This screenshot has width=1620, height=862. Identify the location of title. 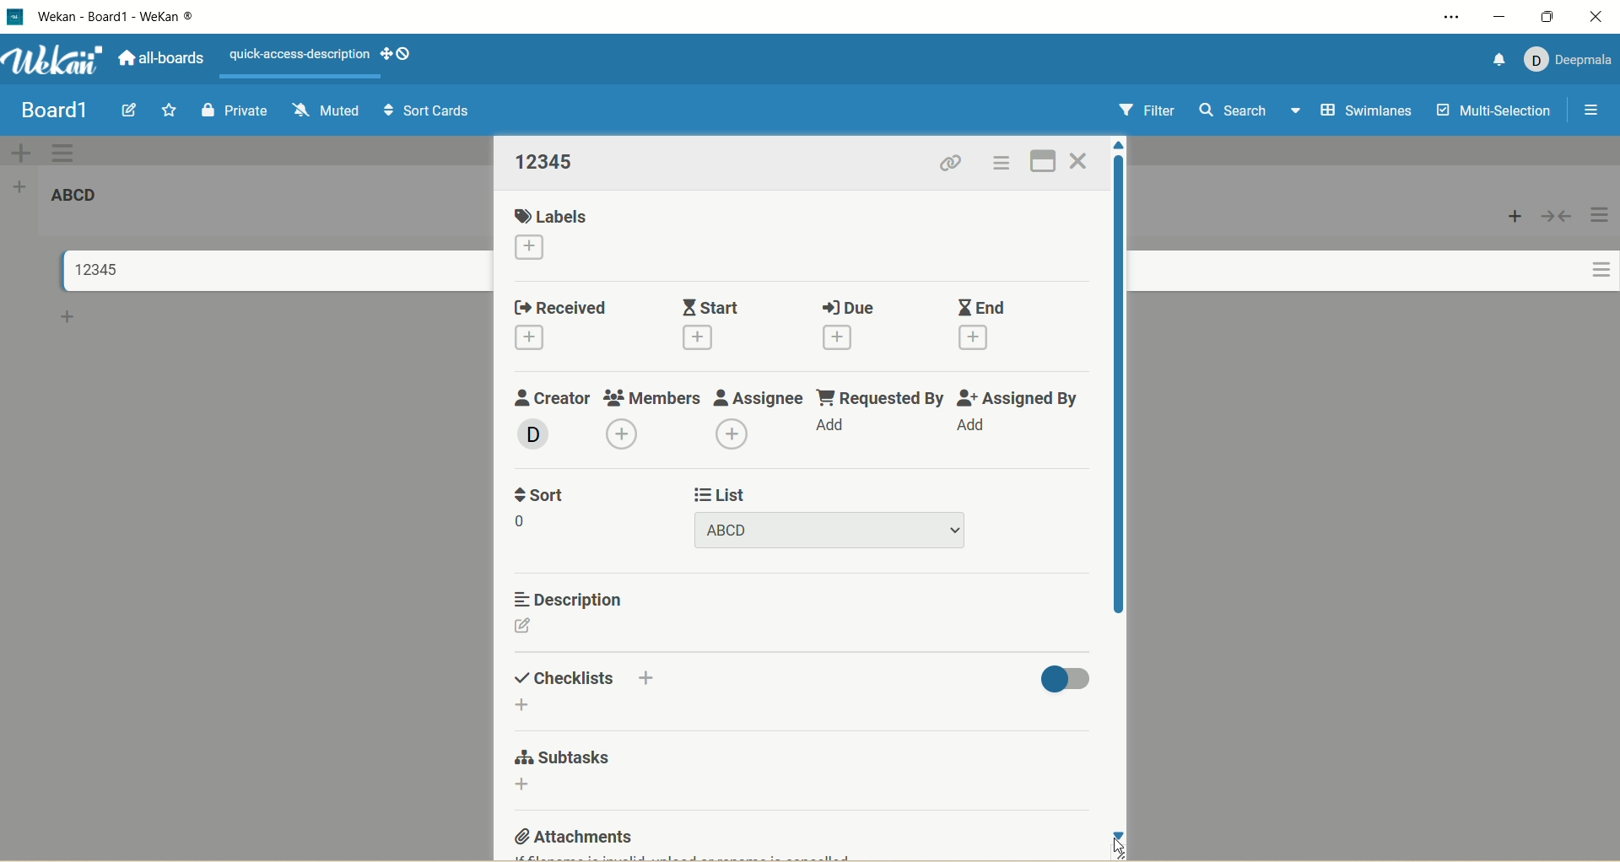
(146, 17).